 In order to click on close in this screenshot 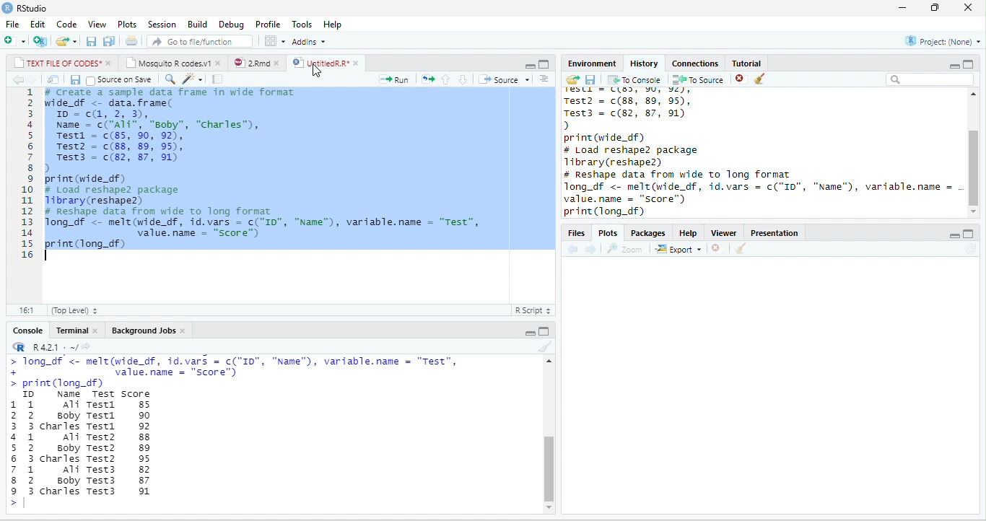, I will do `click(219, 62)`.